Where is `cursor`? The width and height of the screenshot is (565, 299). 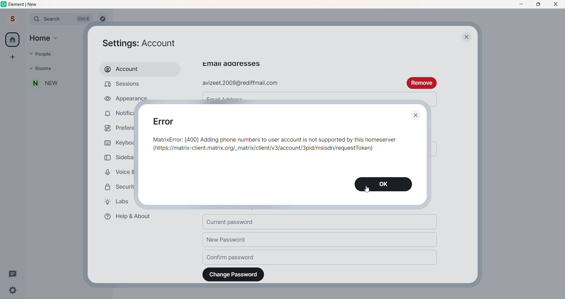 cursor is located at coordinates (367, 190).